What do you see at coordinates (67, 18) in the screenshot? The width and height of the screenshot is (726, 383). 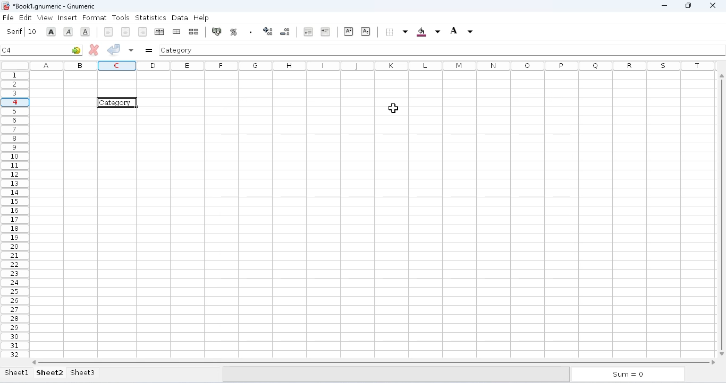 I see `insert` at bounding box center [67, 18].